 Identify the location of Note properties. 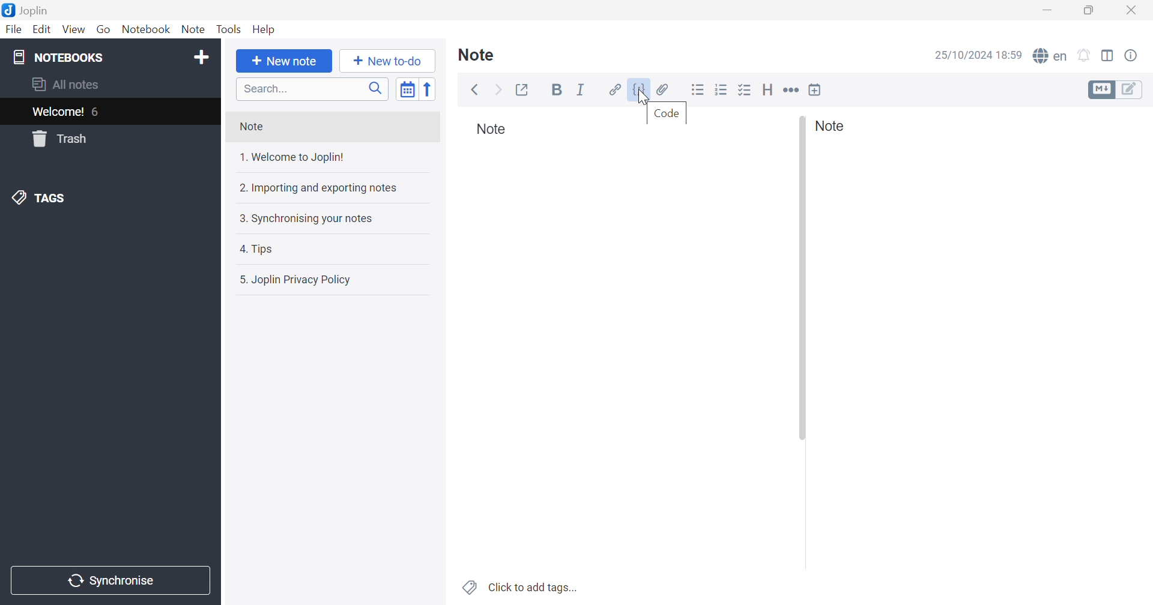
(1130, 57).